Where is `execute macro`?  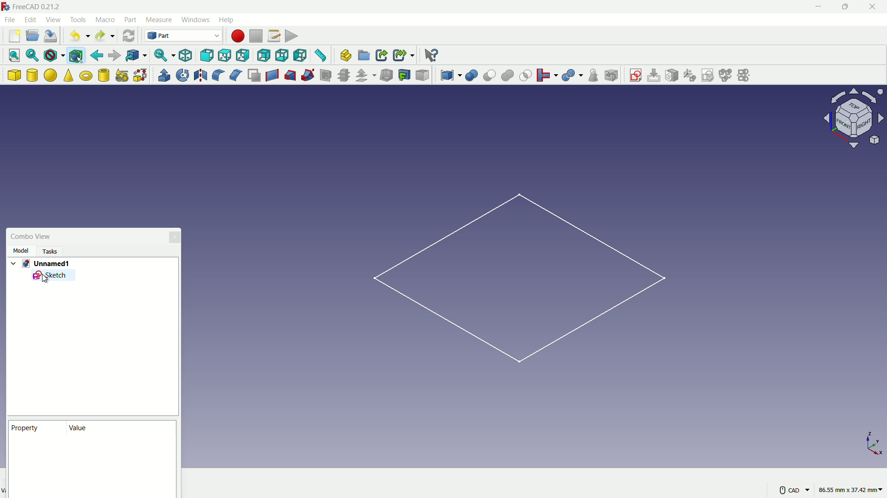
execute macro is located at coordinates (291, 35).